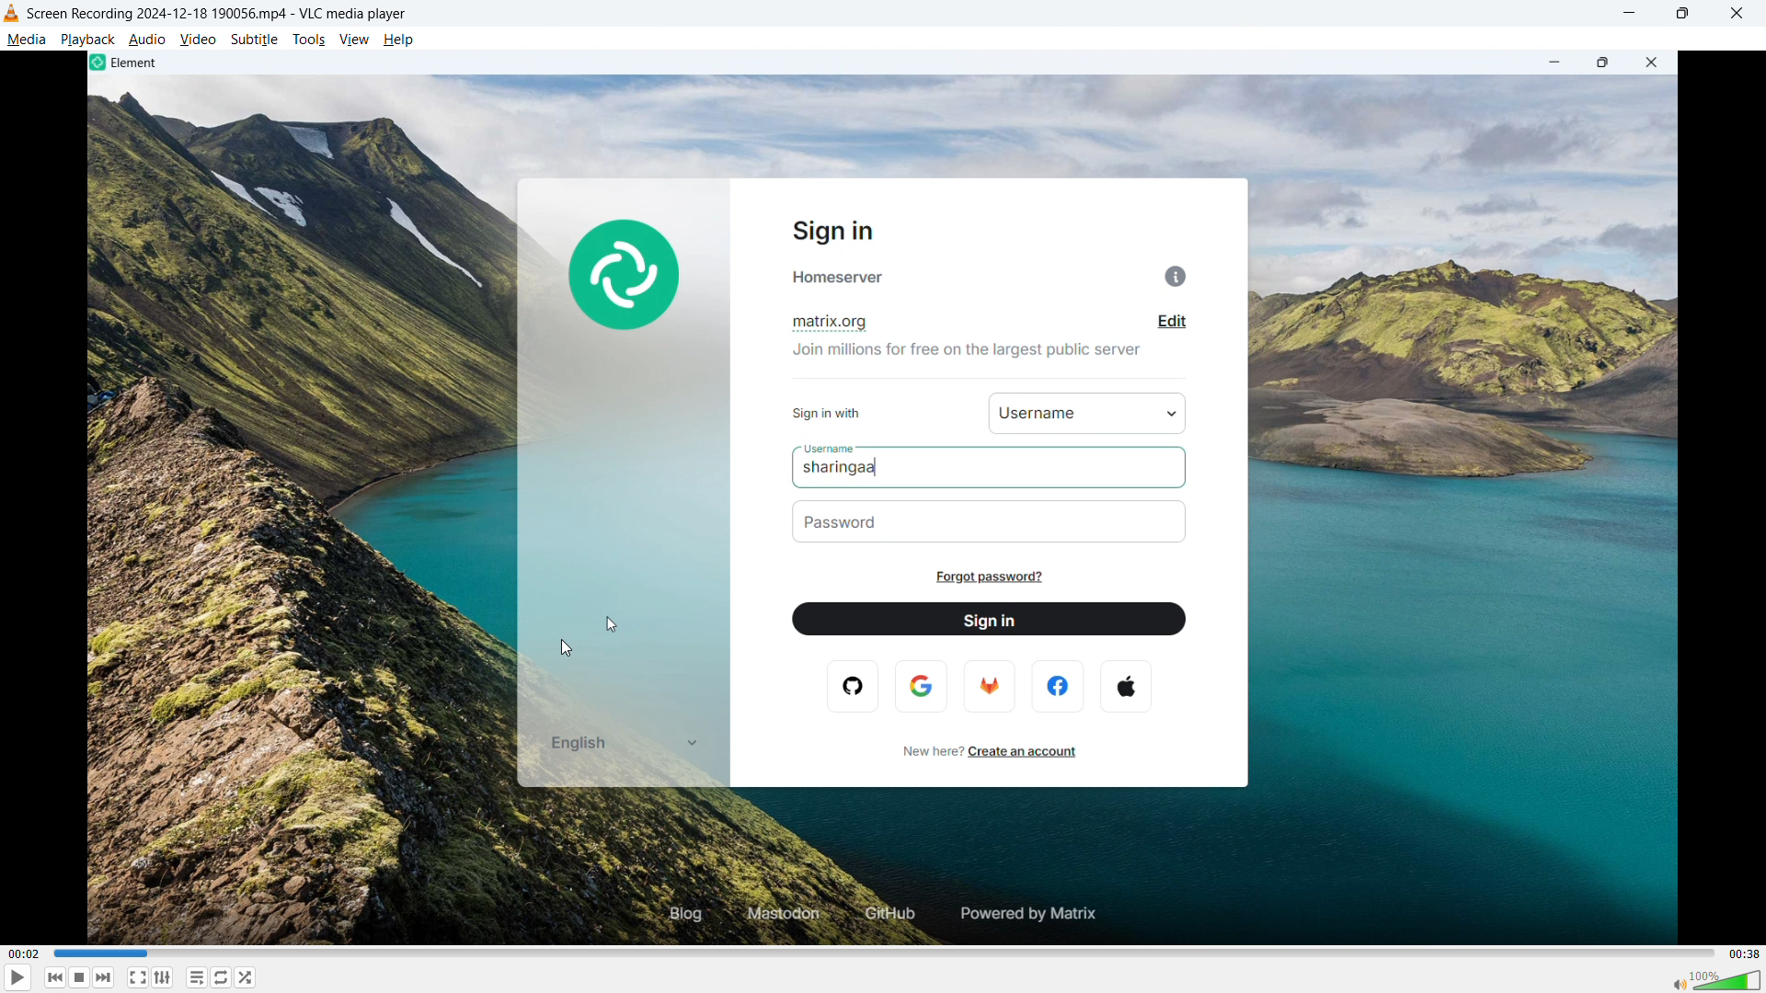 The image size is (1766, 993). What do you see at coordinates (1657, 63) in the screenshot?
I see `close` at bounding box center [1657, 63].